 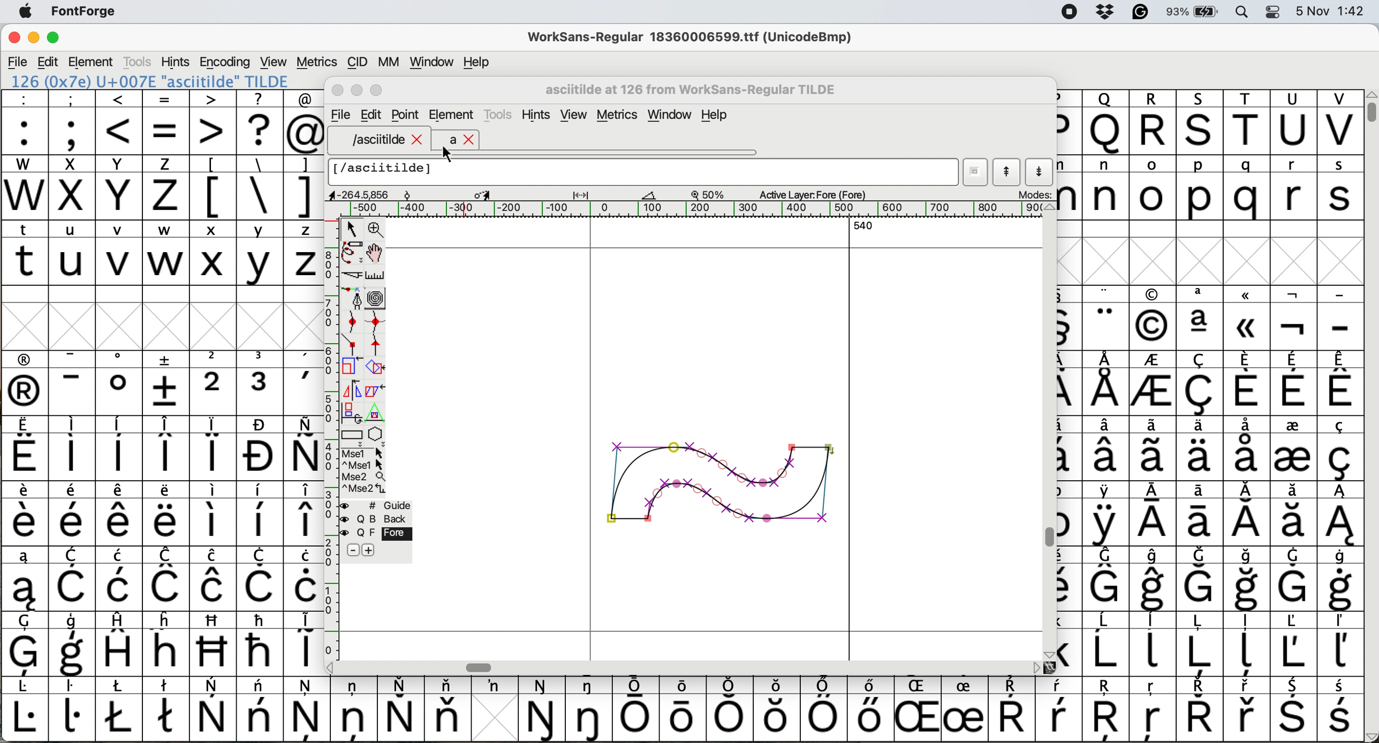 What do you see at coordinates (23, 579) in the screenshot?
I see `symbol` at bounding box center [23, 579].